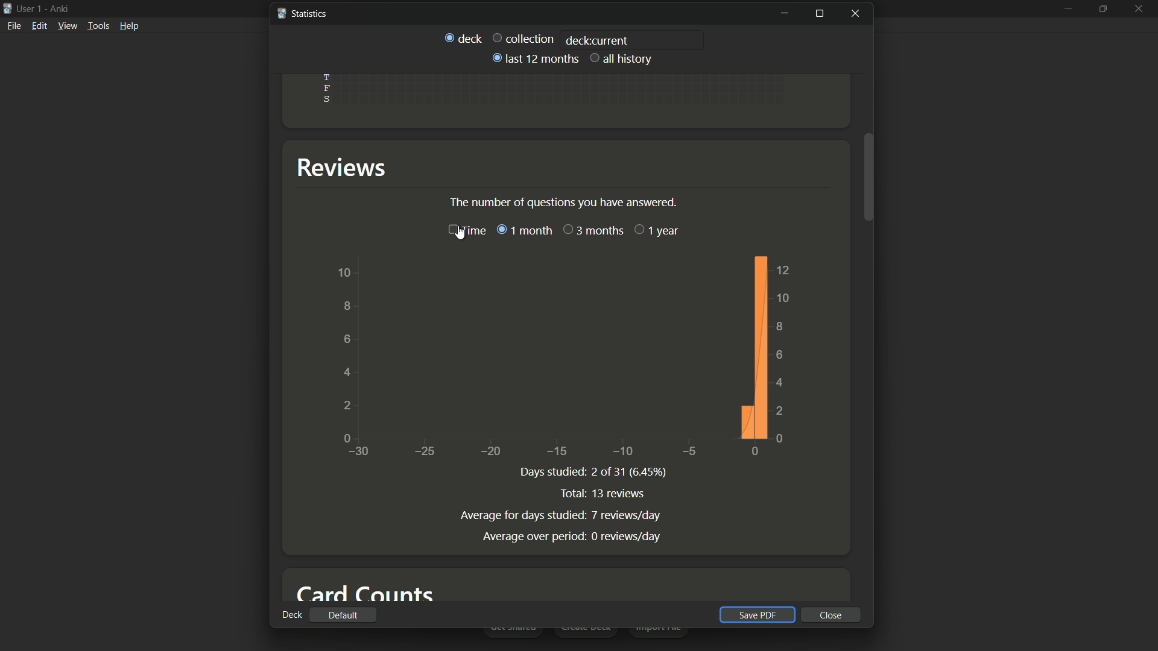  What do you see at coordinates (551, 472) in the screenshot?
I see `days studied` at bounding box center [551, 472].